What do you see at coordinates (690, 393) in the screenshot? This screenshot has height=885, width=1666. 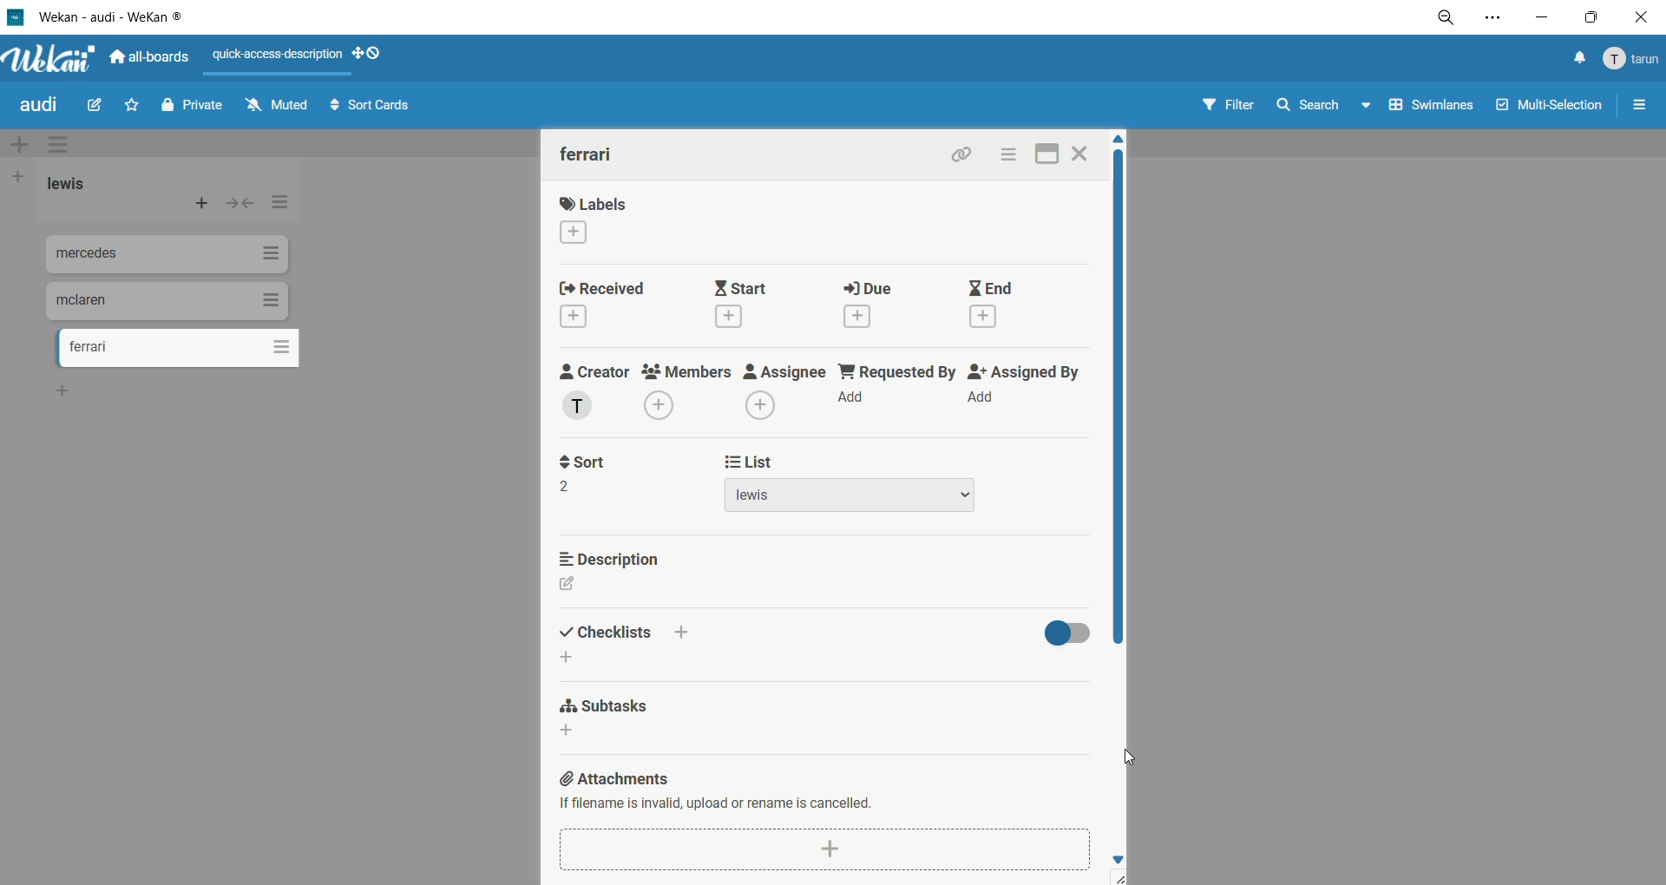 I see `members` at bounding box center [690, 393].